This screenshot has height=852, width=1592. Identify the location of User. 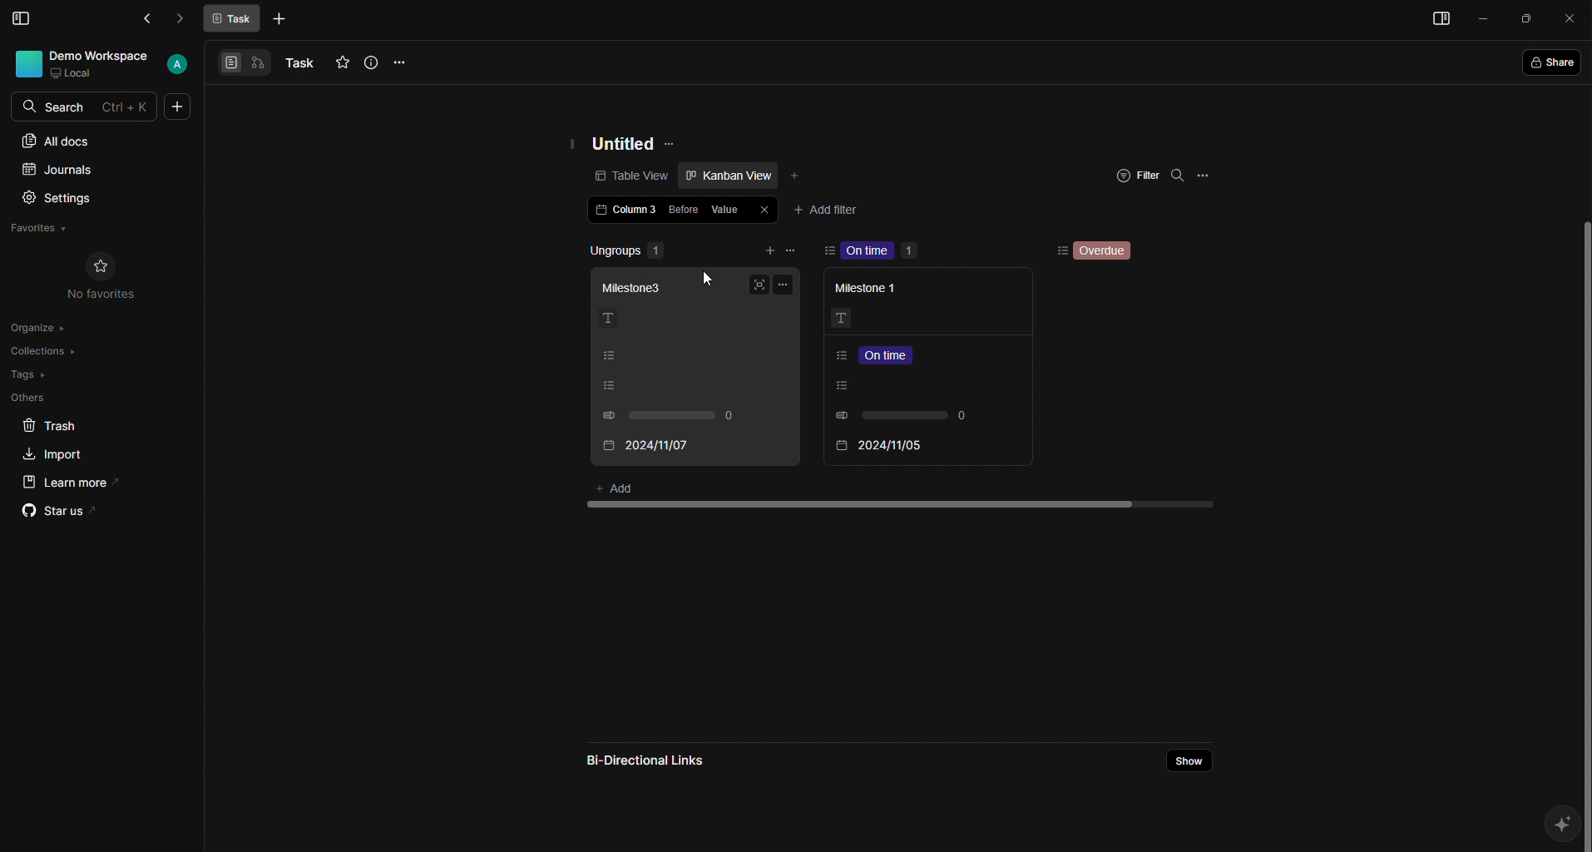
(101, 64).